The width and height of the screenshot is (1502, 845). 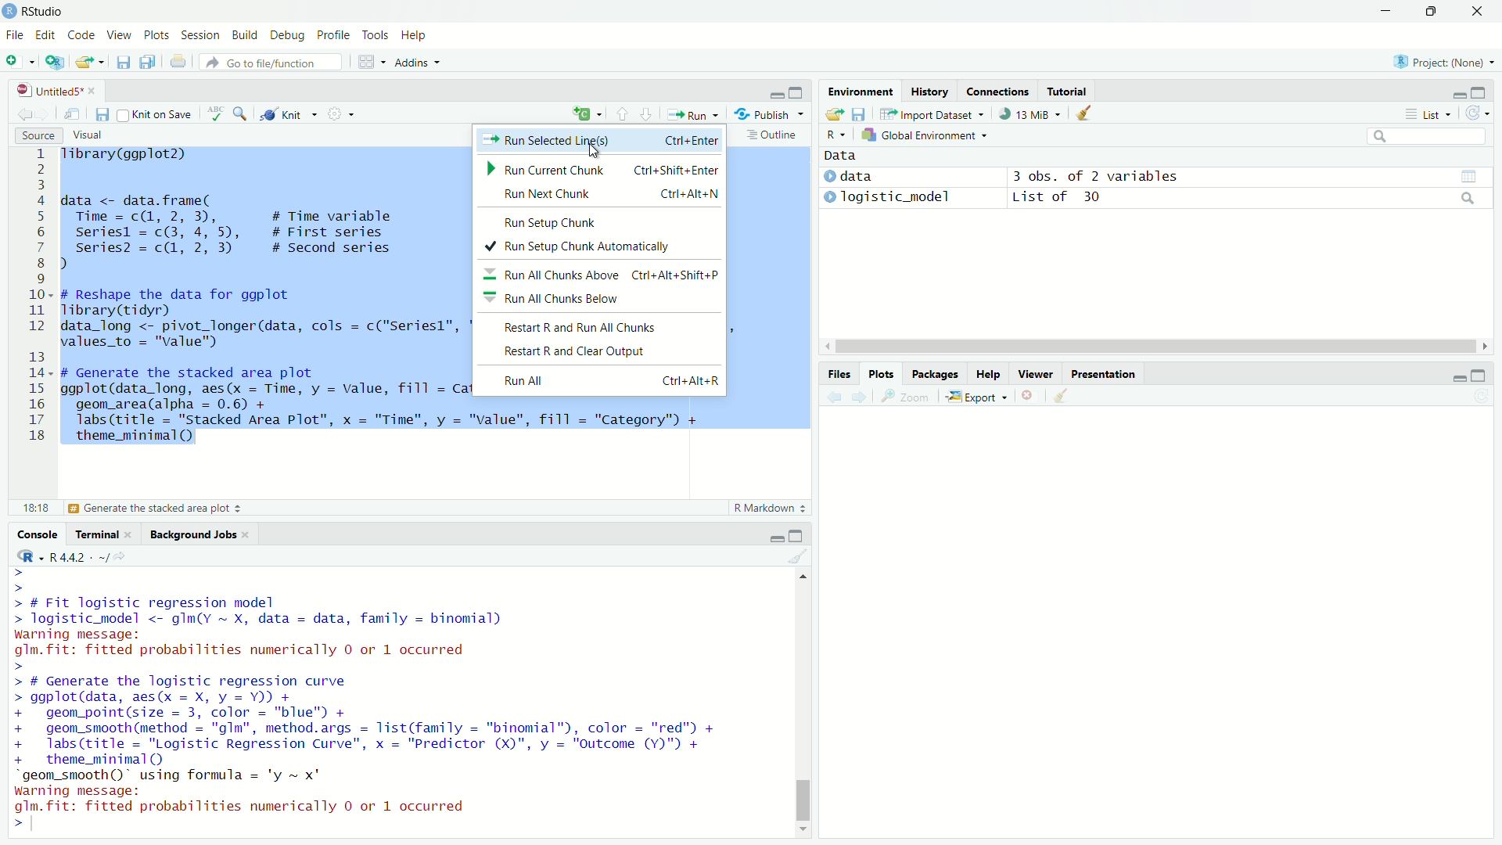 I want to click on Go to file/function, so click(x=274, y=62).